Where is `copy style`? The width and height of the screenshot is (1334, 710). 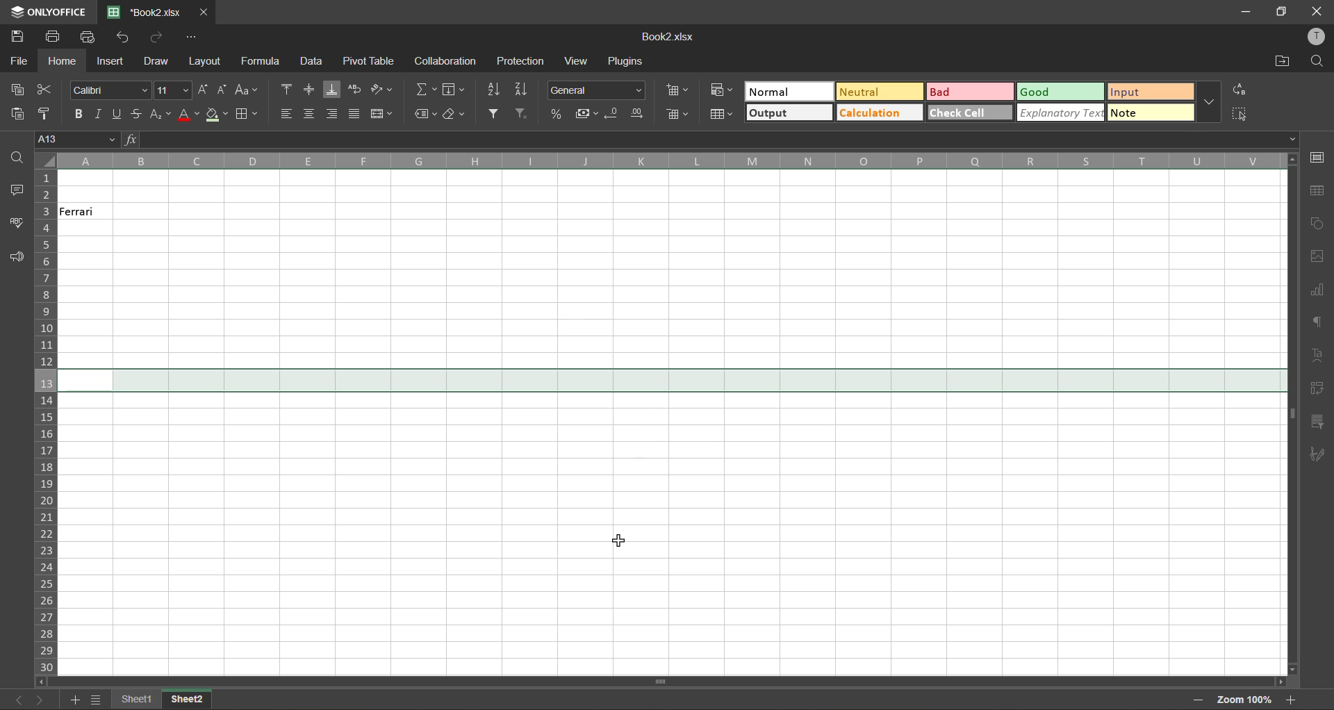
copy style is located at coordinates (49, 111).